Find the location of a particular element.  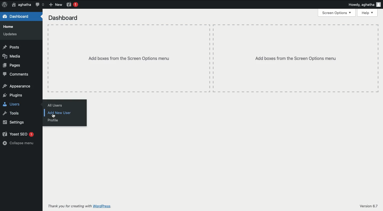

Dashboard is located at coordinates (63, 17).